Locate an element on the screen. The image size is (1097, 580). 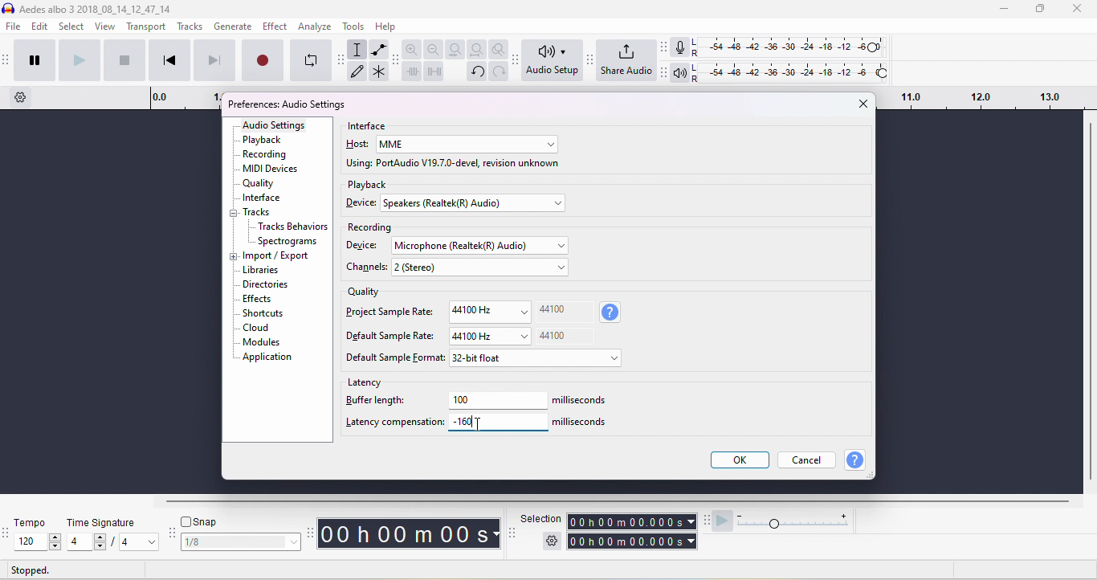
MIDI devices is located at coordinates (272, 170).